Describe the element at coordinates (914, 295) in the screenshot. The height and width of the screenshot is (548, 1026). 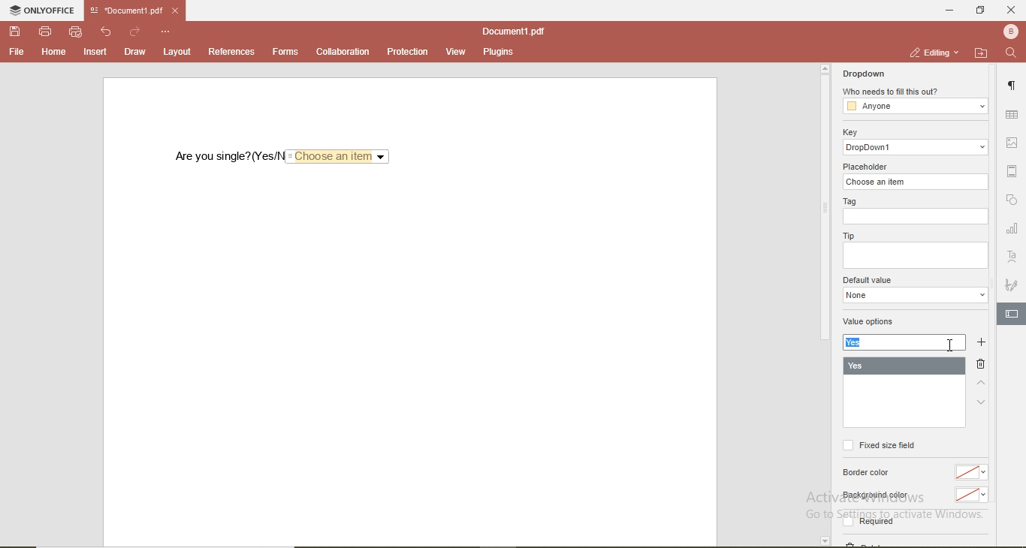
I see `dropdown` at that location.